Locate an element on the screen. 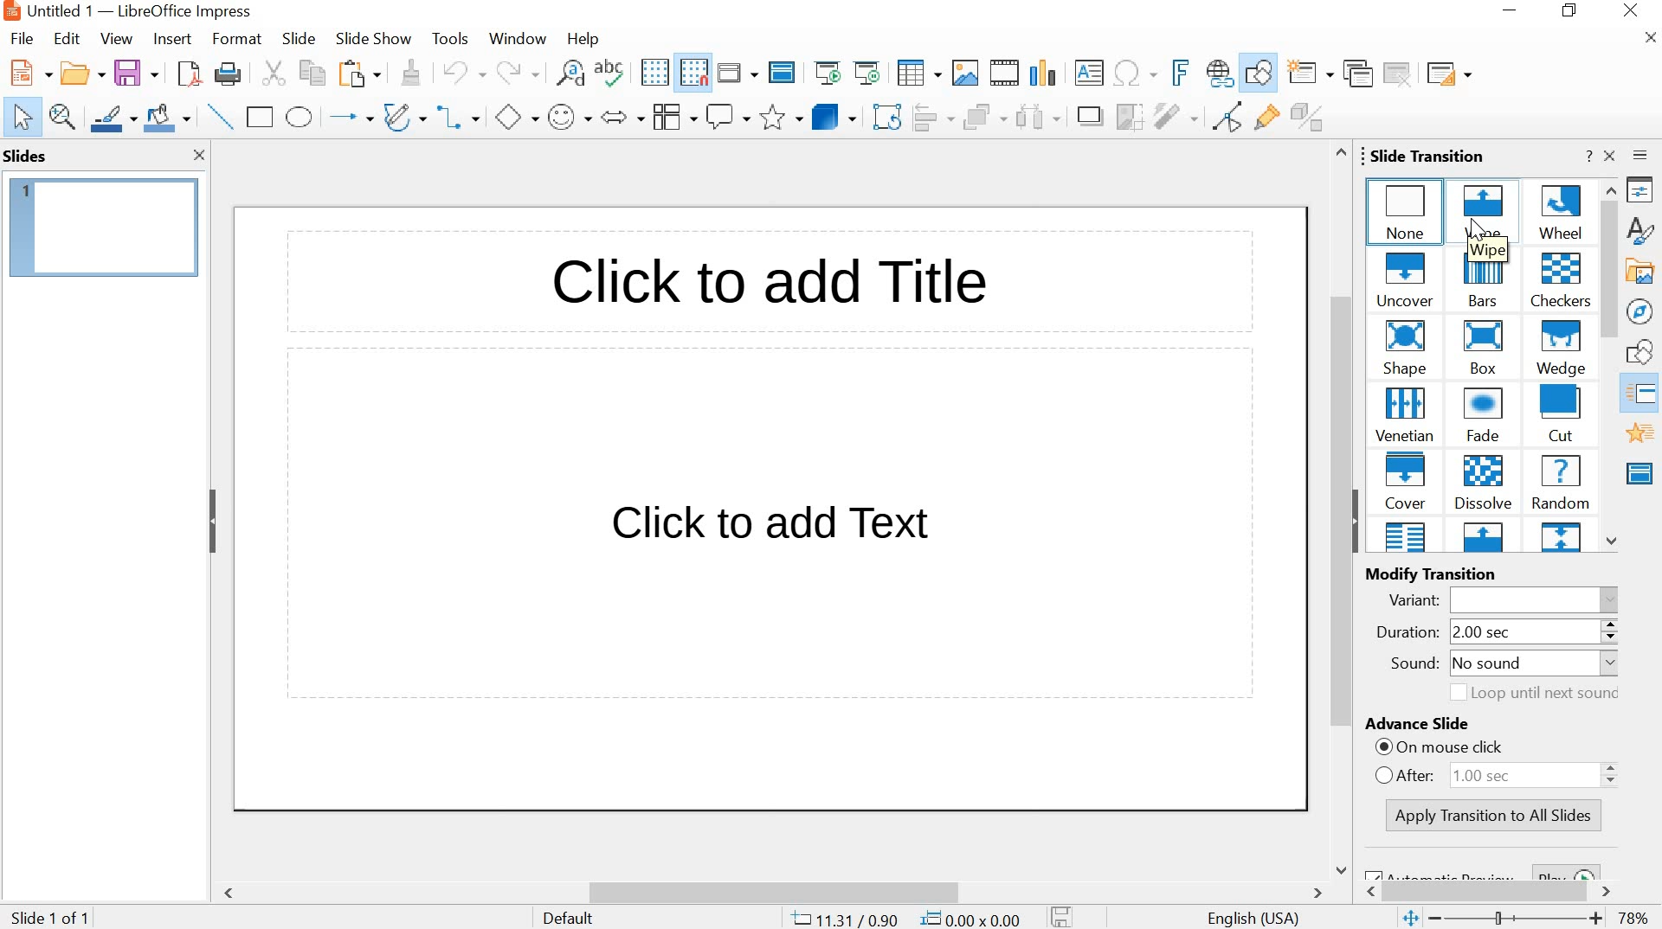  SCROLLBAR is located at coordinates (783, 886).